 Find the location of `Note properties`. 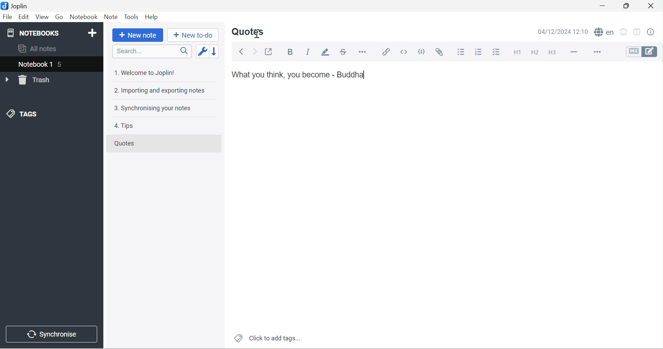

Note properties is located at coordinates (655, 31).